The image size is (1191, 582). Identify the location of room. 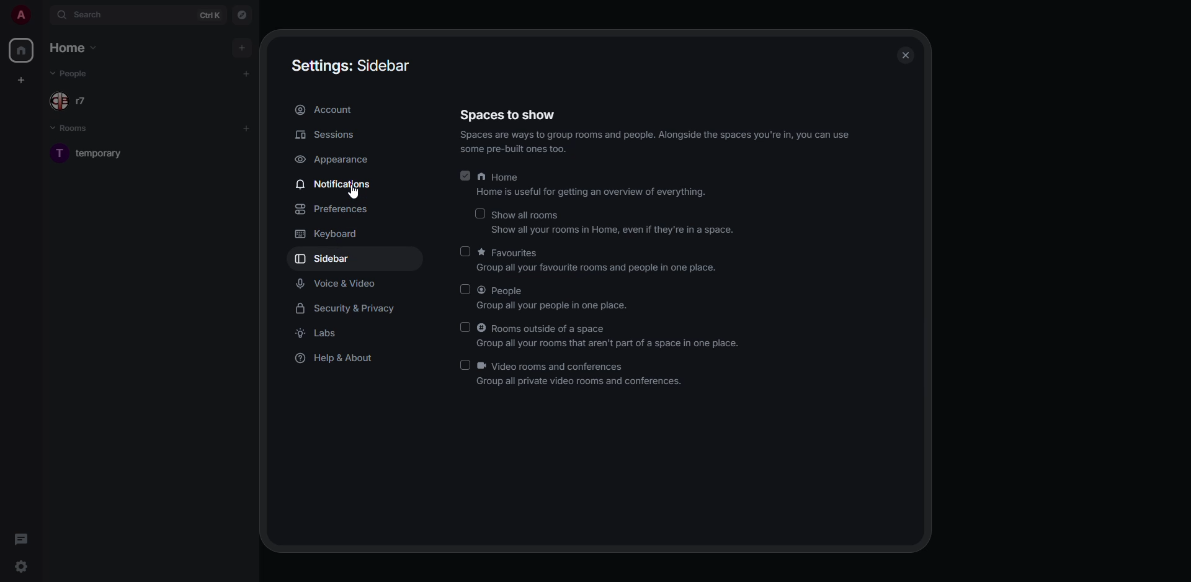
(91, 153).